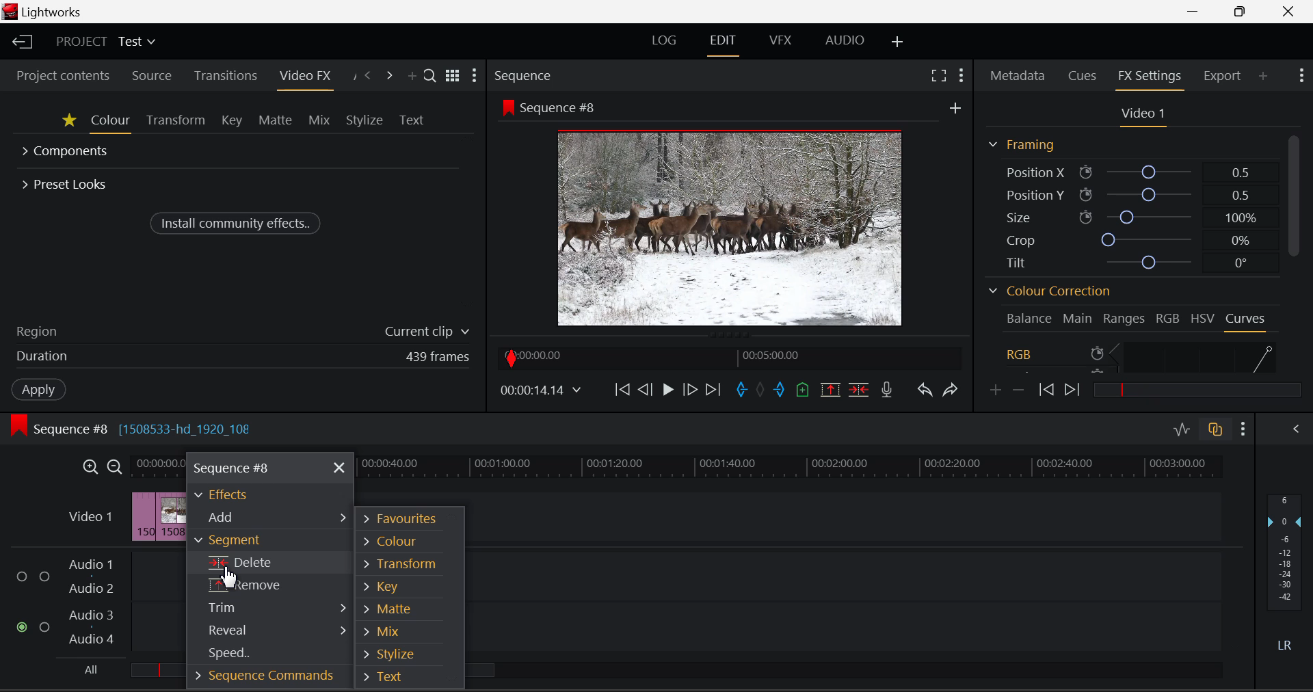  I want to click on Colour, so click(111, 122).